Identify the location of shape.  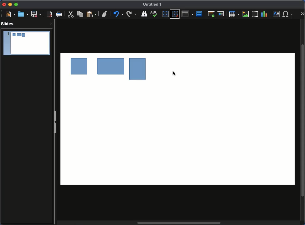
(80, 68).